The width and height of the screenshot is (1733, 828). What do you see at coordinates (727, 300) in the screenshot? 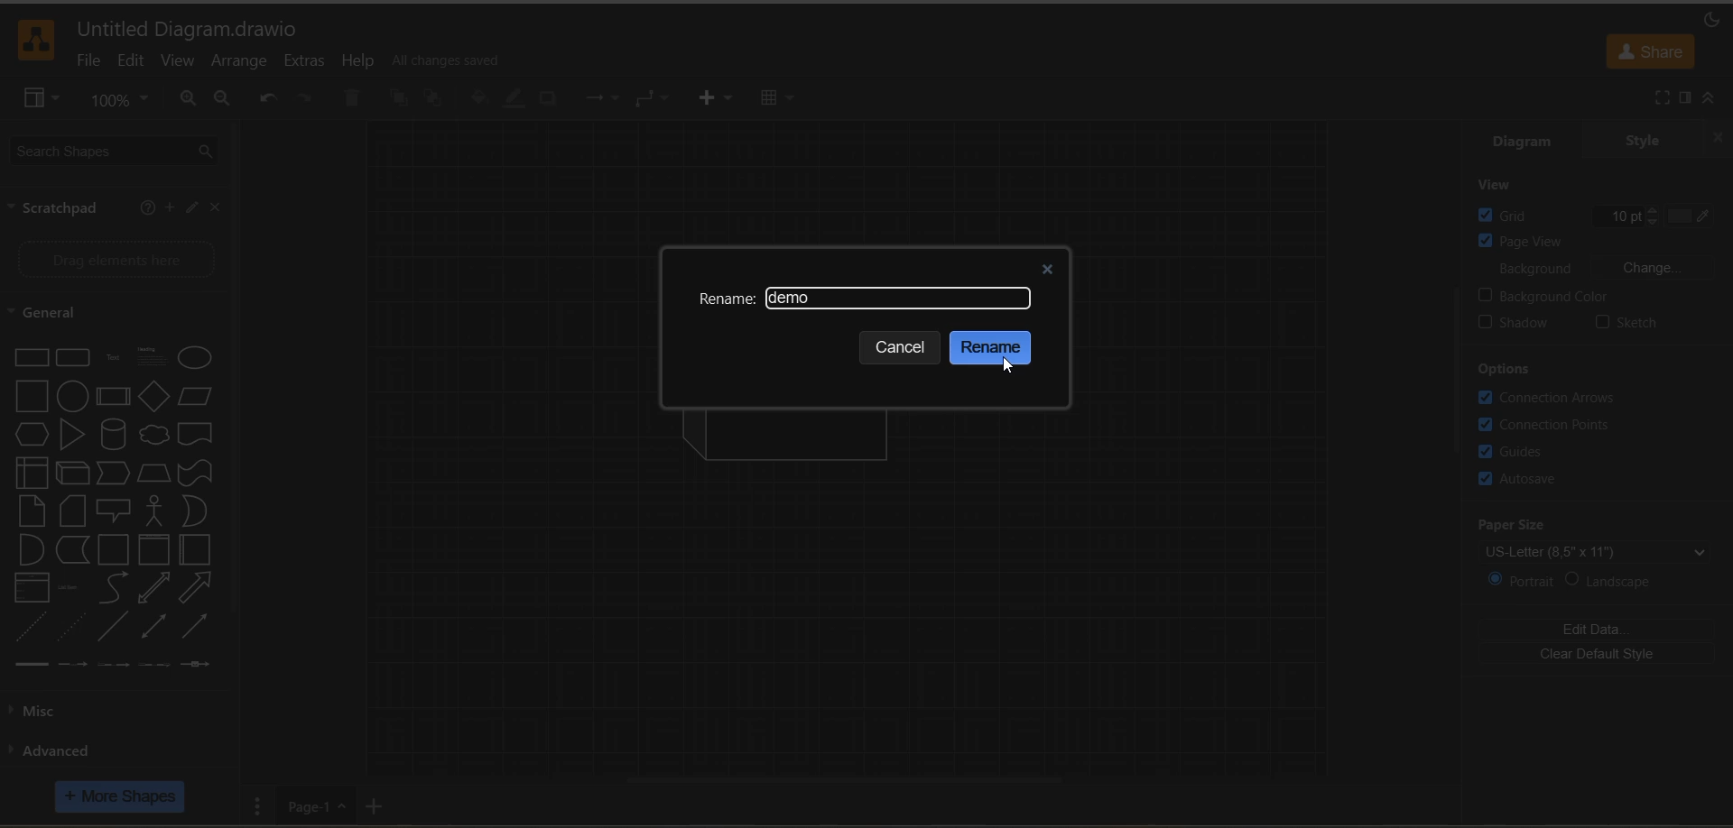
I see `rename` at bounding box center [727, 300].